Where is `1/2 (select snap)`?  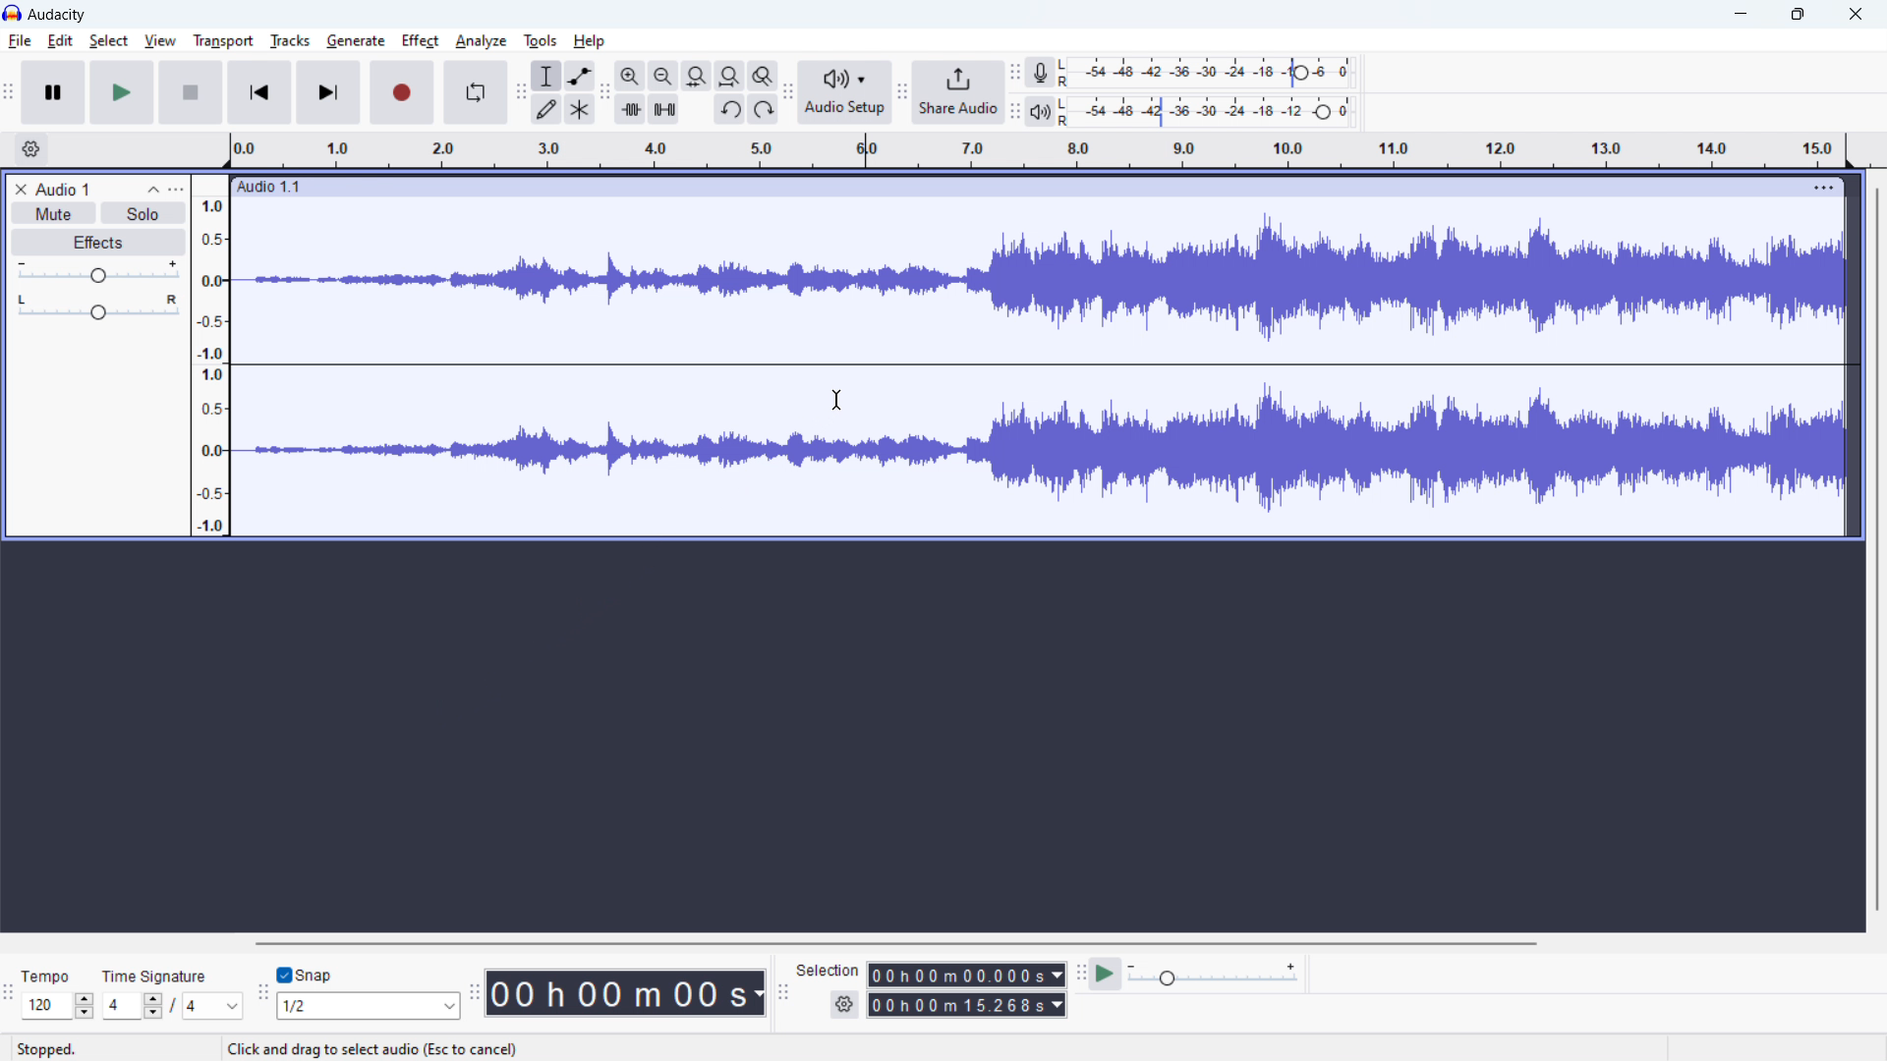 1/2 (select snap) is located at coordinates (370, 1005).